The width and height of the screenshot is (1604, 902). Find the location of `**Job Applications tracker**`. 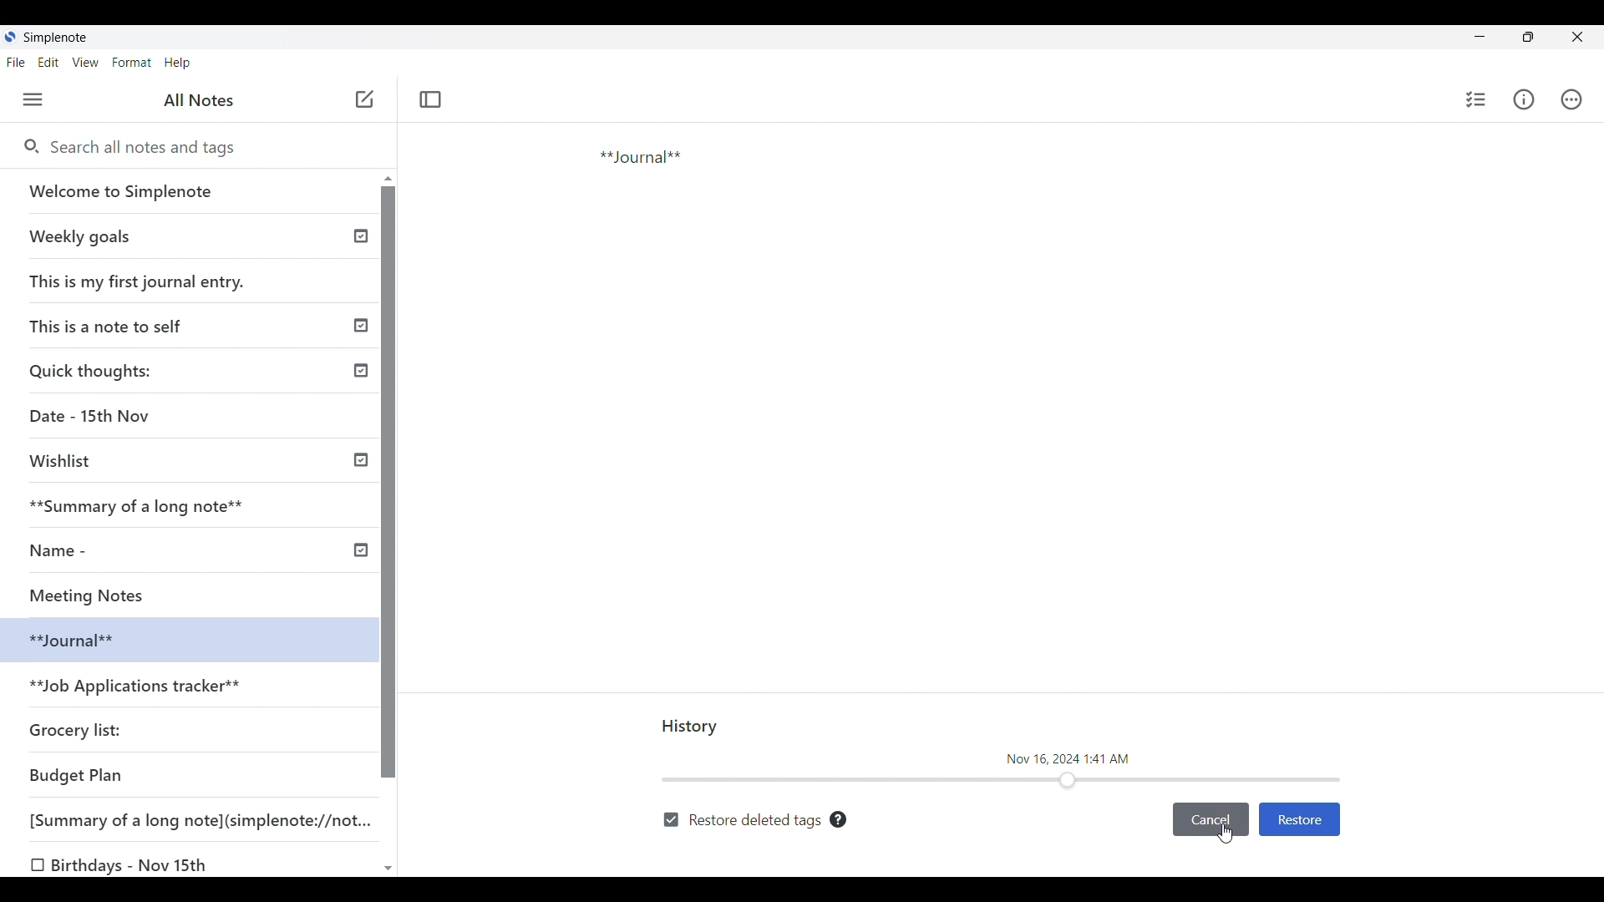

**Job Applications tracker** is located at coordinates (139, 687).